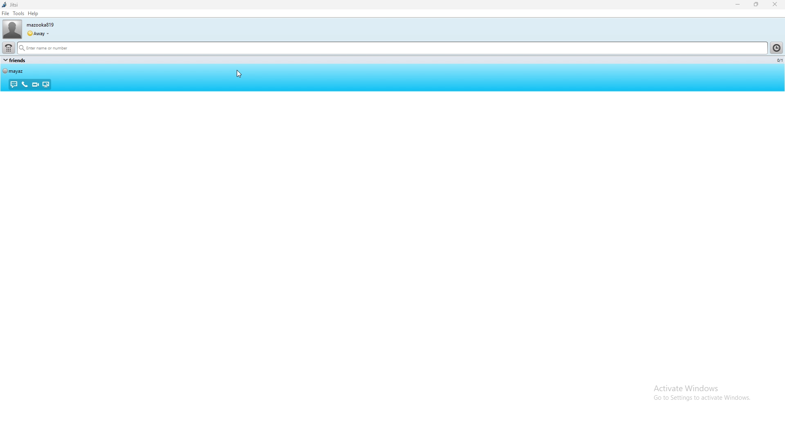 This screenshot has width=785, height=421. Describe the element at coordinates (738, 5) in the screenshot. I see `minimize` at that location.